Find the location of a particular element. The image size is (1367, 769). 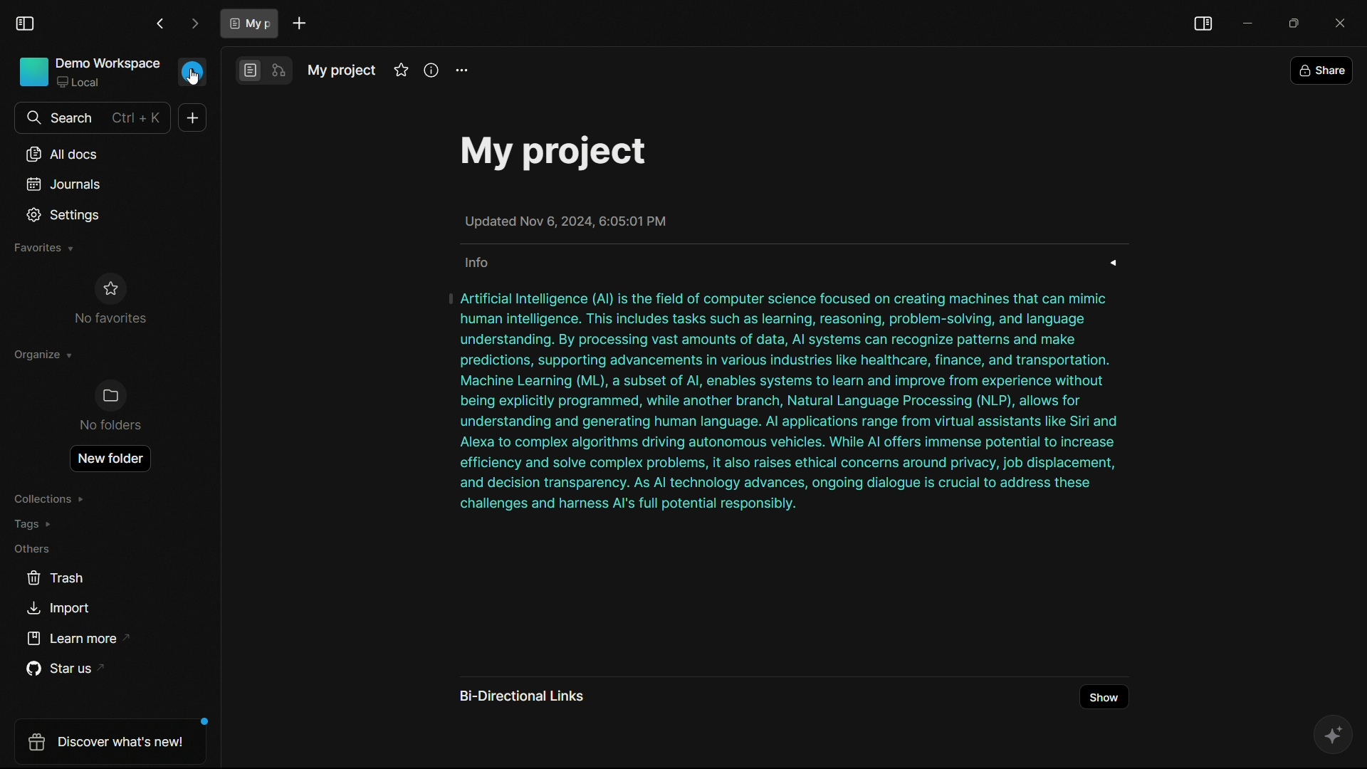

forward is located at coordinates (194, 24).